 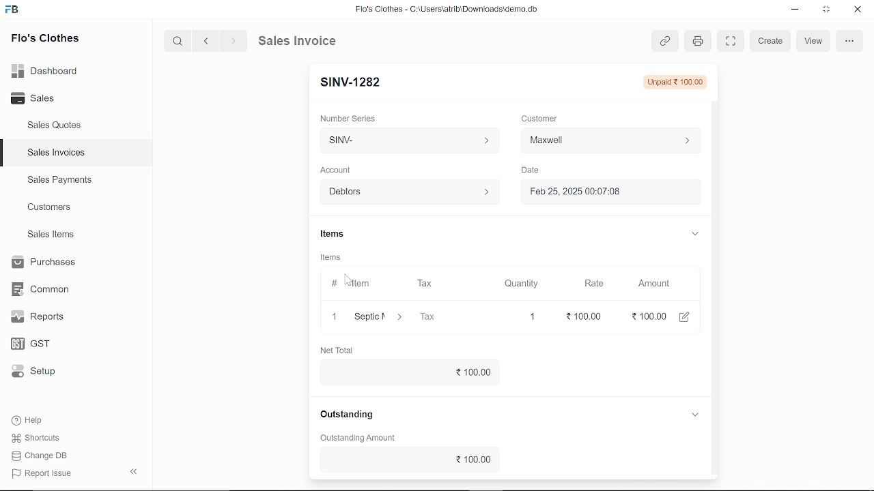 What do you see at coordinates (37, 371) in the screenshot?
I see `Setup` at bounding box center [37, 371].